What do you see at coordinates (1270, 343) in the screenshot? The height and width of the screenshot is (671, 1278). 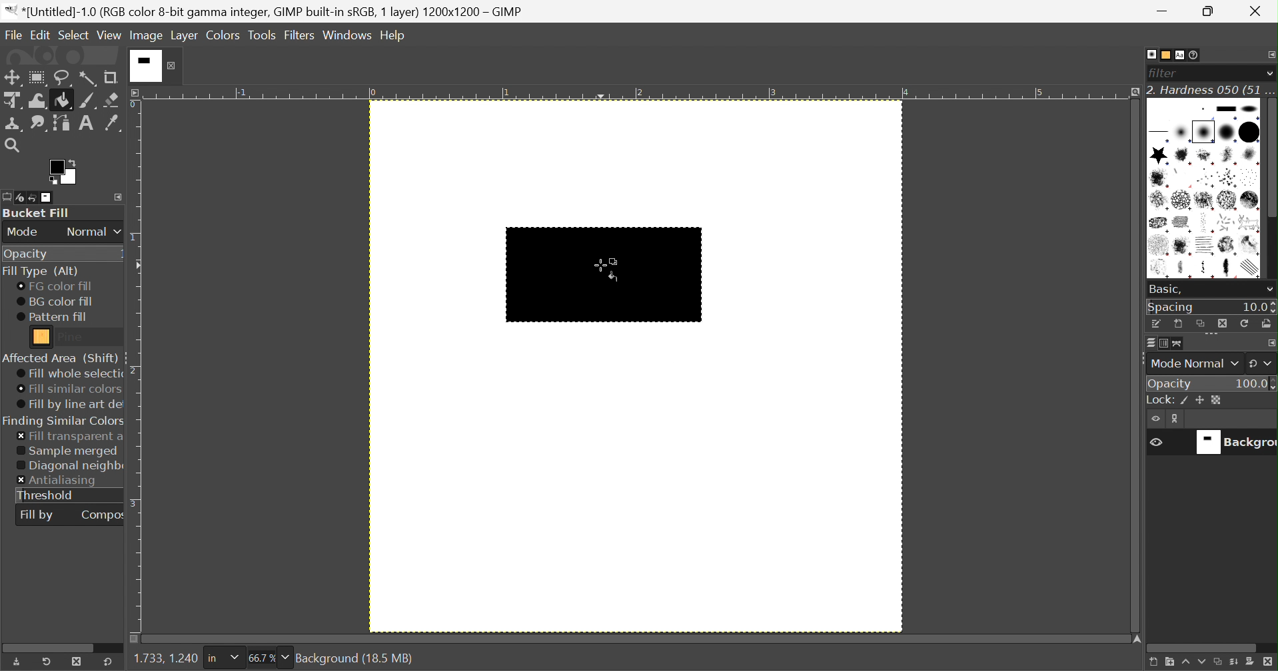 I see `Configure this tab` at bounding box center [1270, 343].